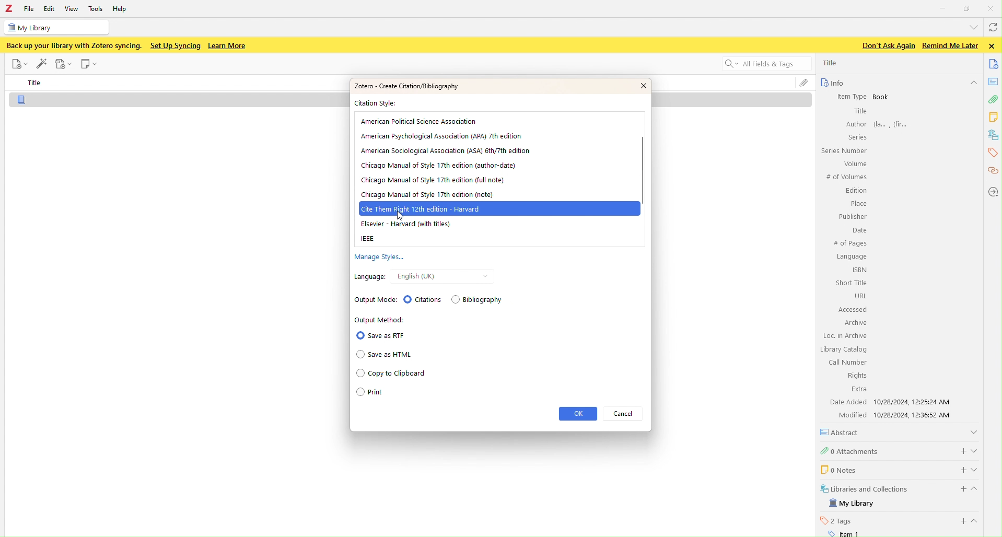 The image size is (1002, 537). I want to click on Call Number, so click(847, 362).